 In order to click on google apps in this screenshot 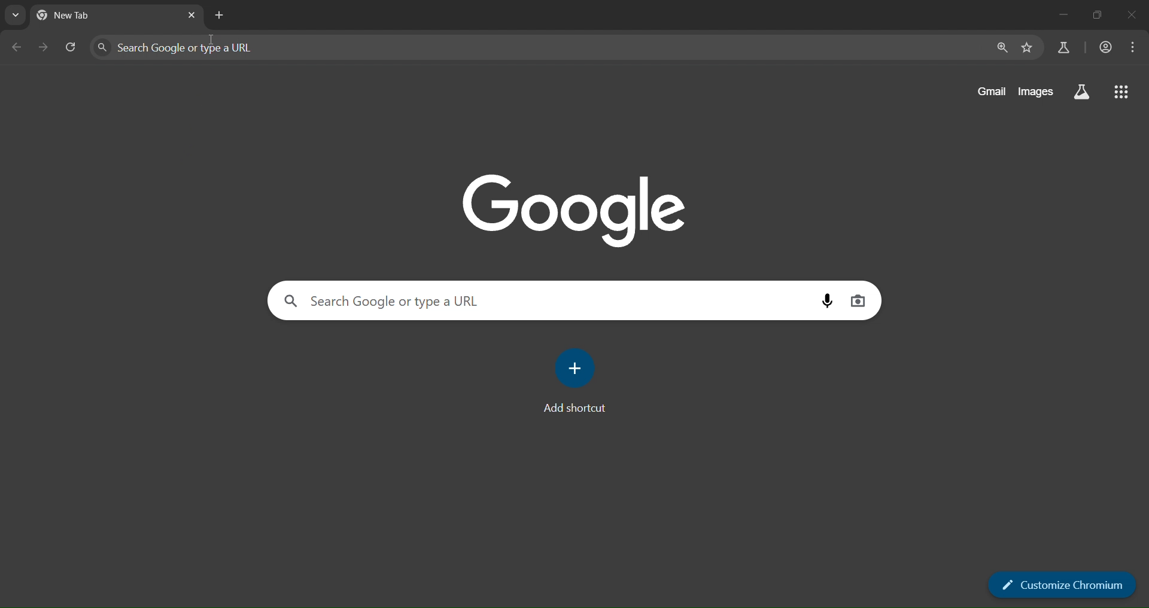, I will do `click(1122, 93)`.